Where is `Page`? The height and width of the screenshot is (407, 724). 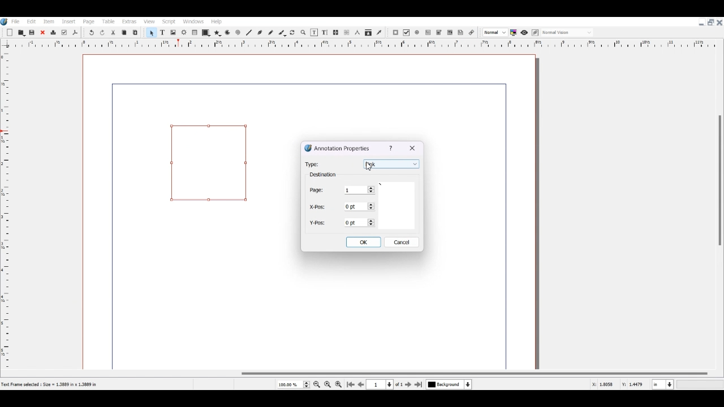 Page is located at coordinates (89, 21).